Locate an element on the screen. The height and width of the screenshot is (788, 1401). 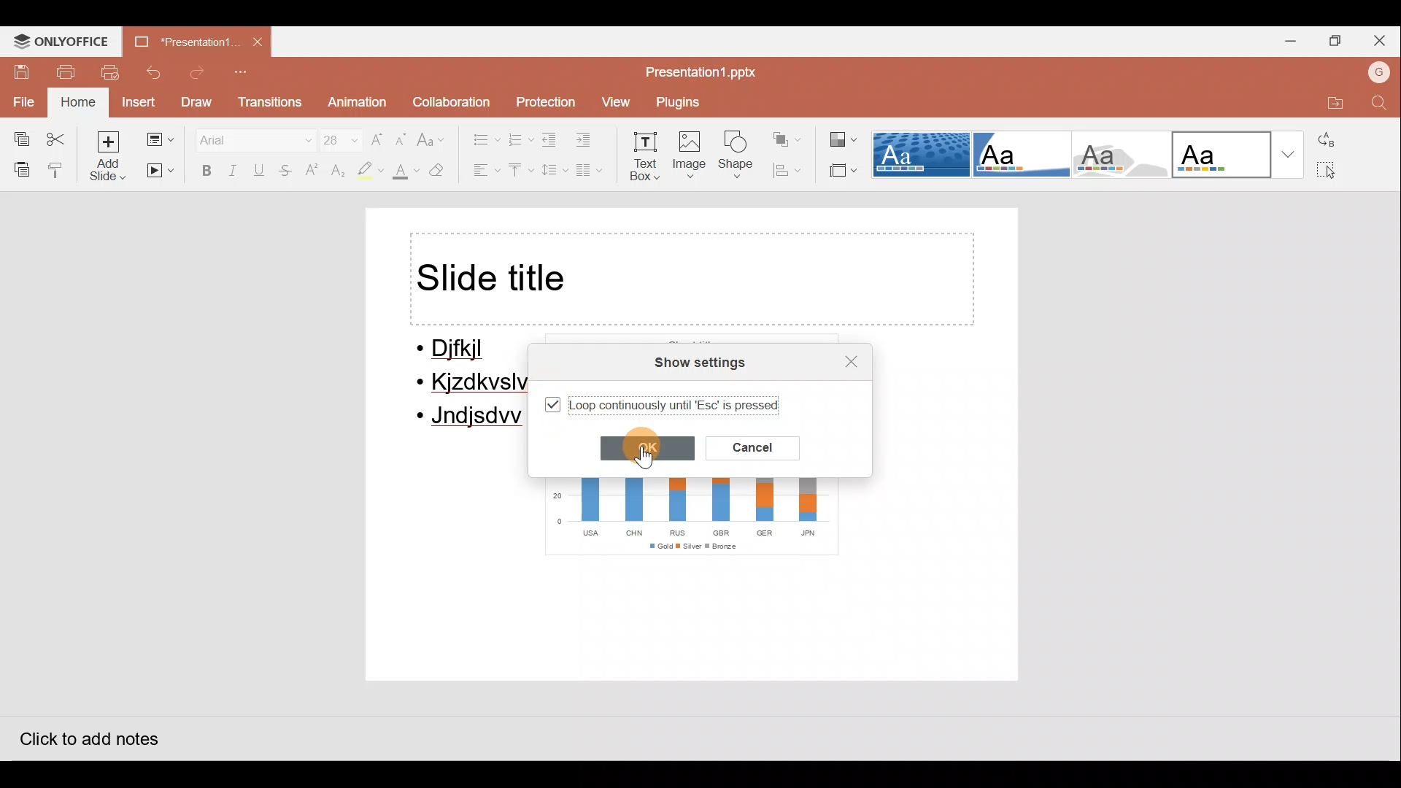
Chart is located at coordinates (689, 518).